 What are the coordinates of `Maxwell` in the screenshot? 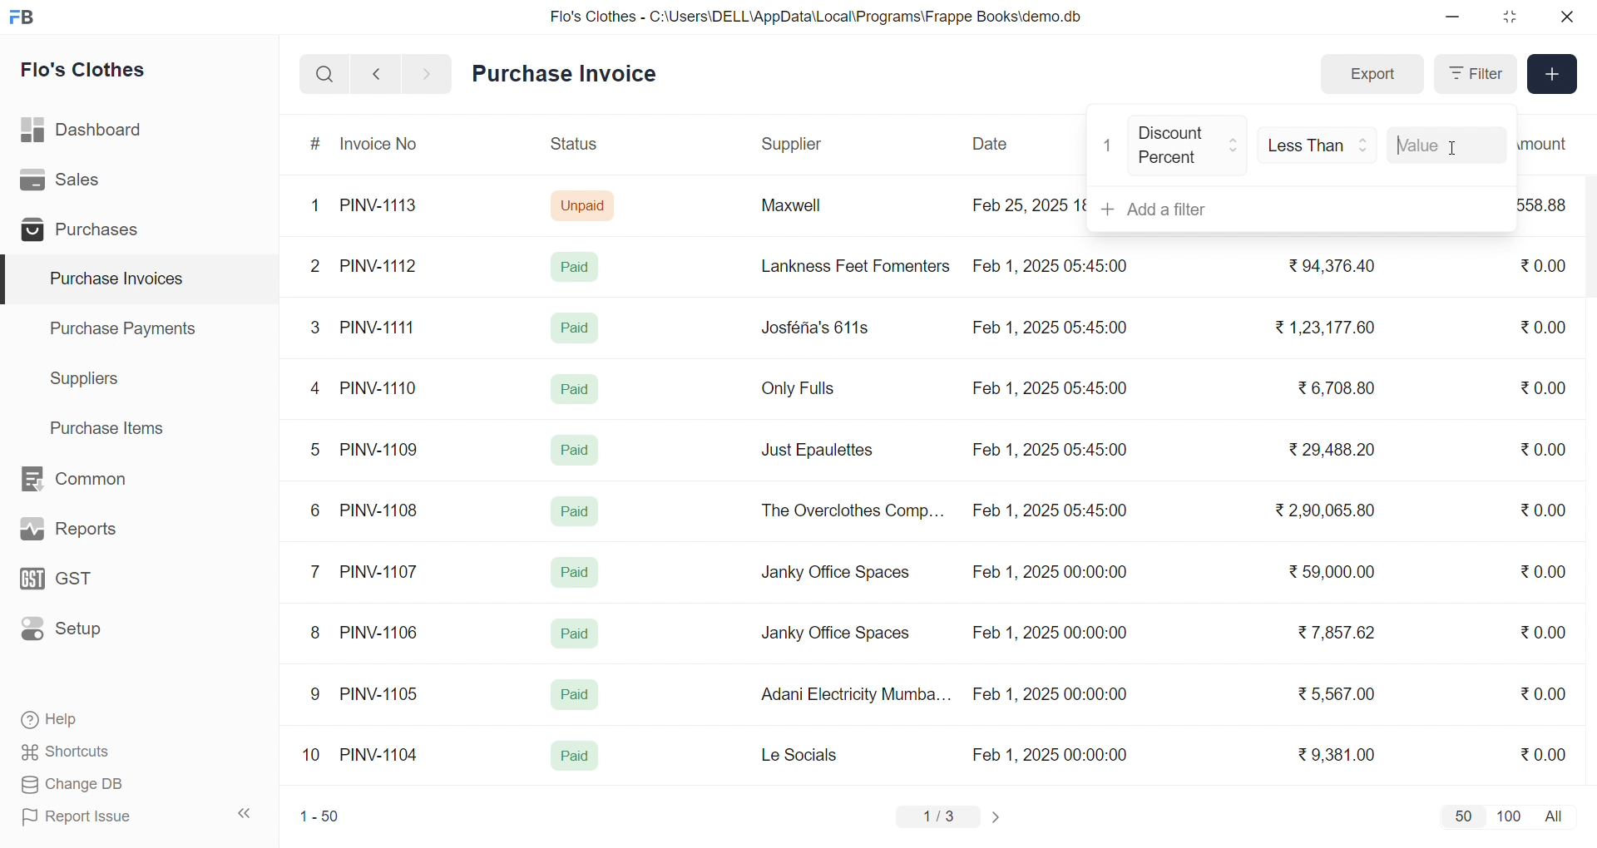 It's located at (810, 211).